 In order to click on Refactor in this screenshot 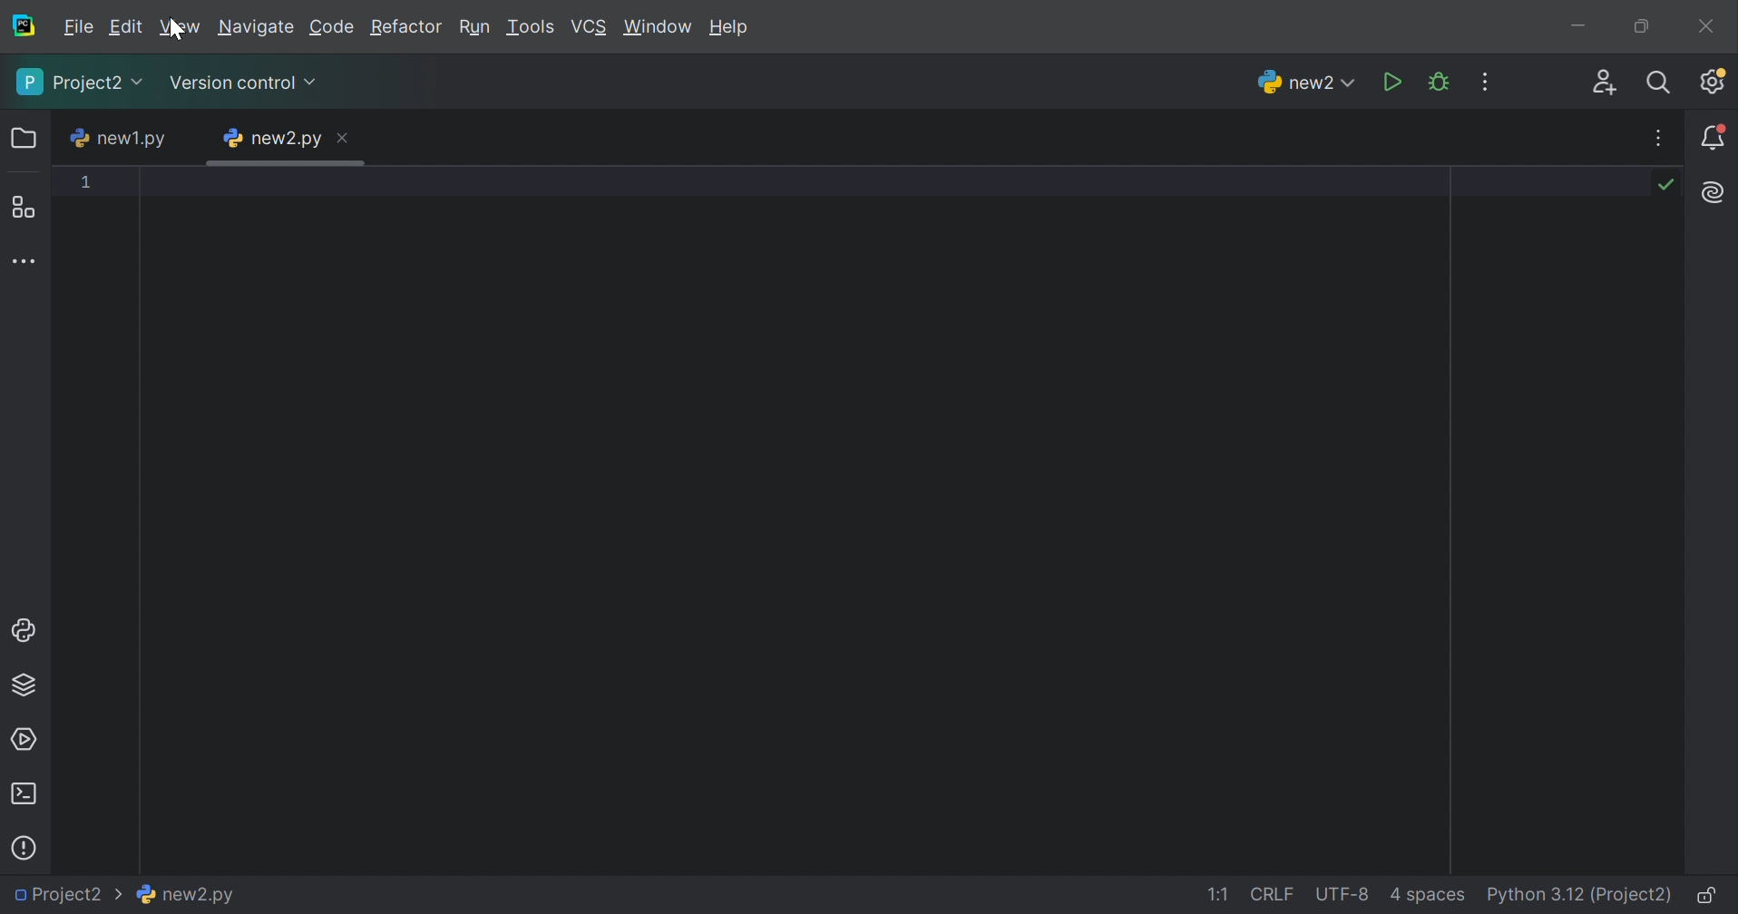, I will do `click(405, 26)`.